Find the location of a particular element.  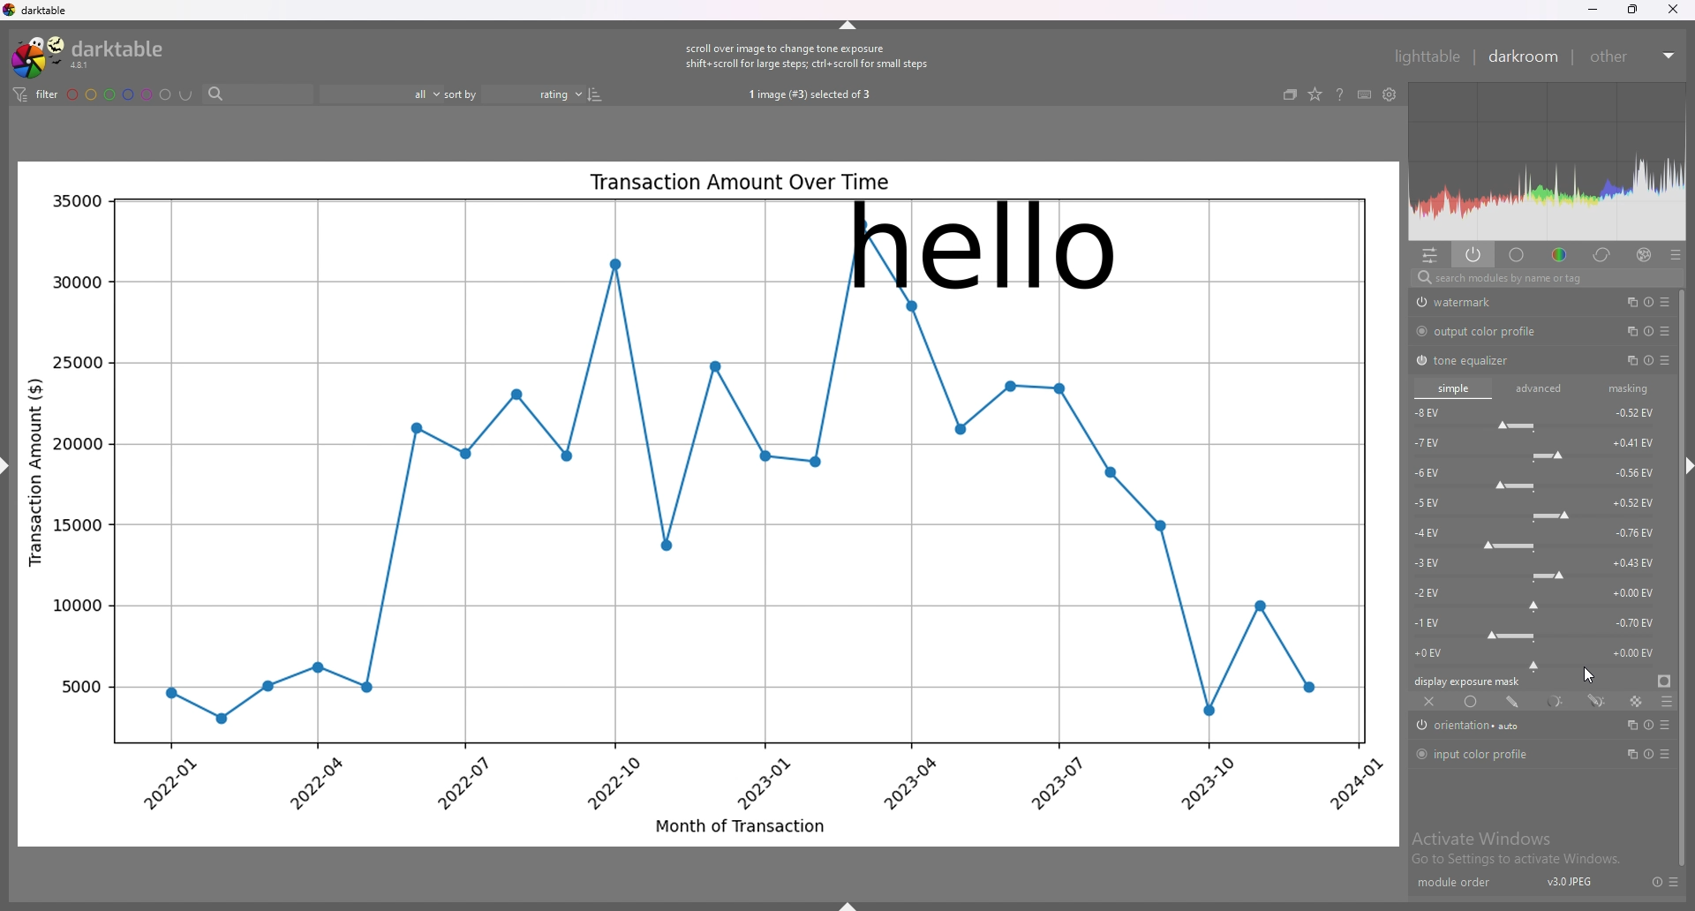

expand/collapse  is located at coordinates (1669, 56).